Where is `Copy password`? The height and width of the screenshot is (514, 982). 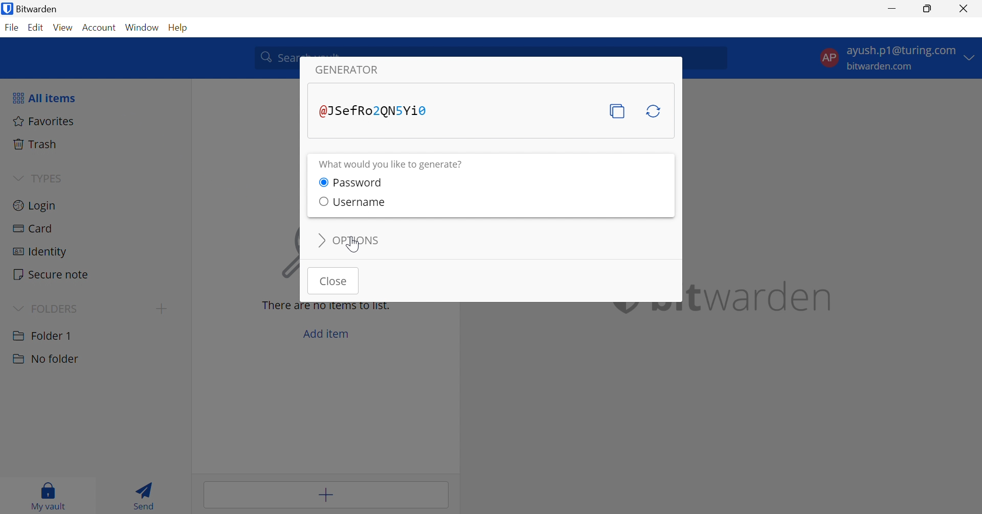
Copy password is located at coordinates (616, 111).